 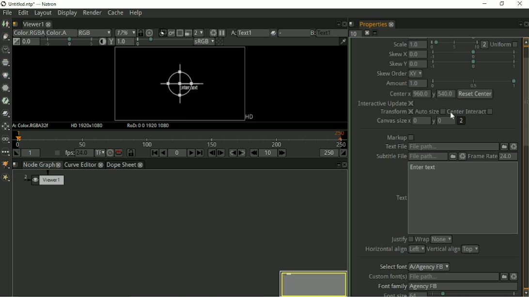 What do you see at coordinates (191, 153) in the screenshot?
I see `Play forward` at bounding box center [191, 153].